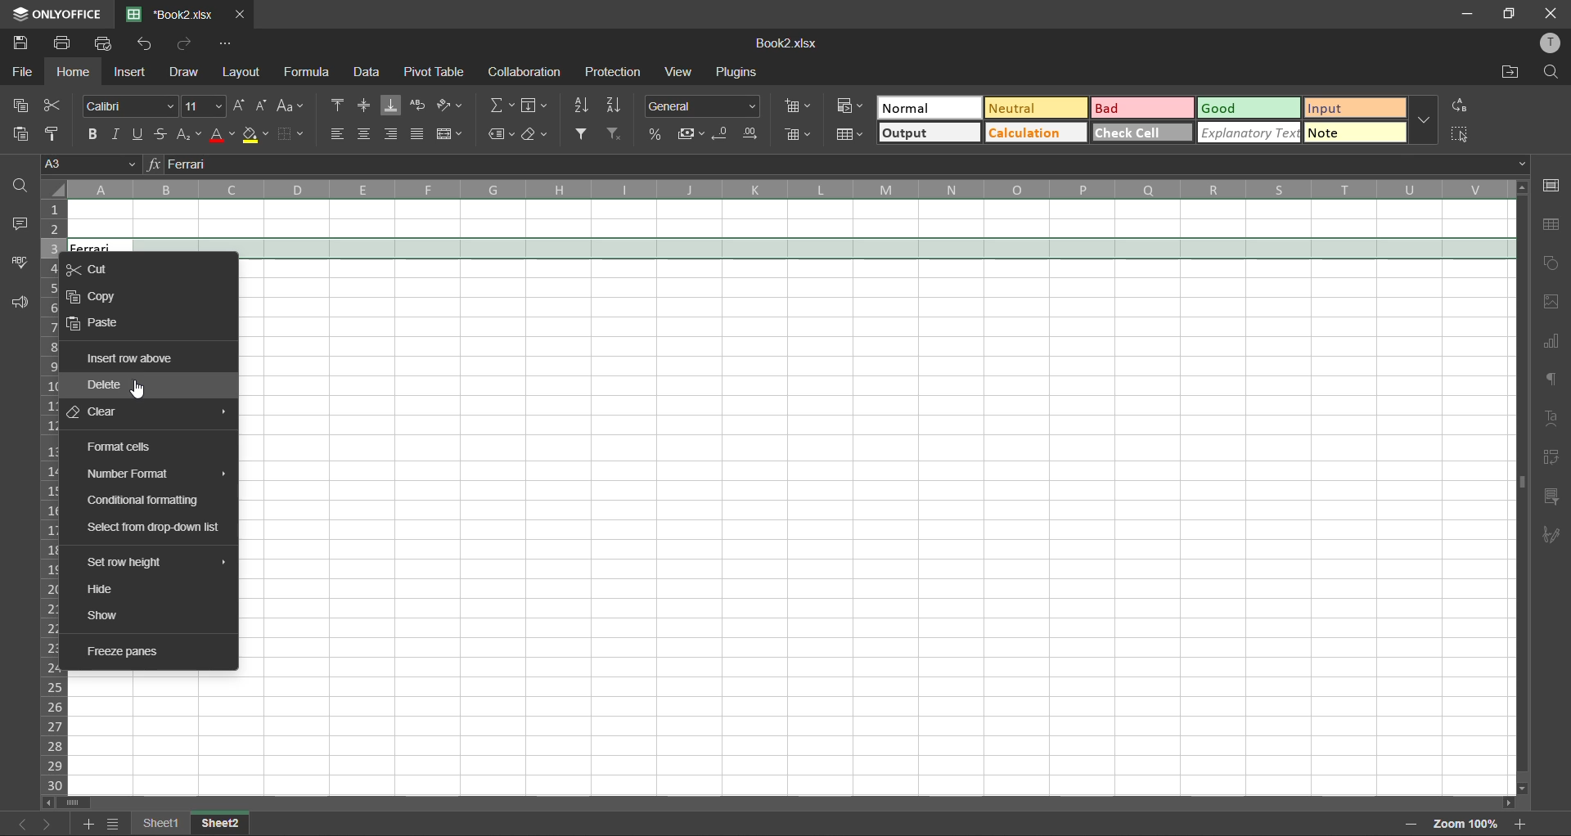 This screenshot has height=836, width=1571. What do you see at coordinates (97, 295) in the screenshot?
I see `copy` at bounding box center [97, 295].